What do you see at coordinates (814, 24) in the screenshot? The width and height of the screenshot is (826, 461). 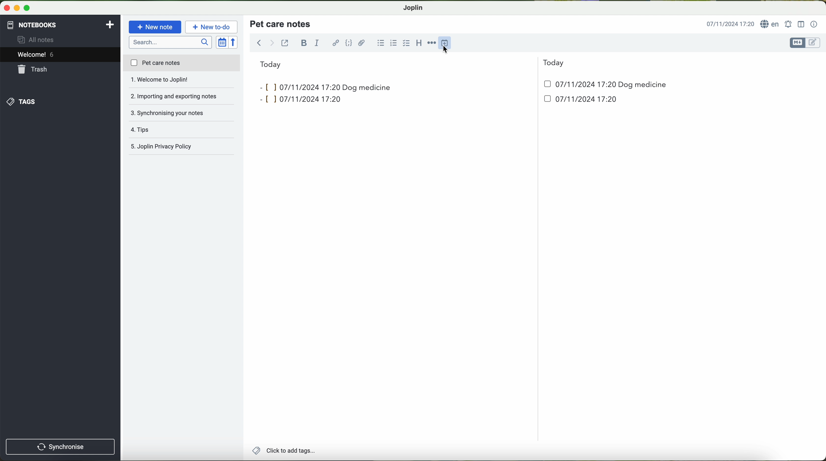 I see `note properties` at bounding box center [814, 24].